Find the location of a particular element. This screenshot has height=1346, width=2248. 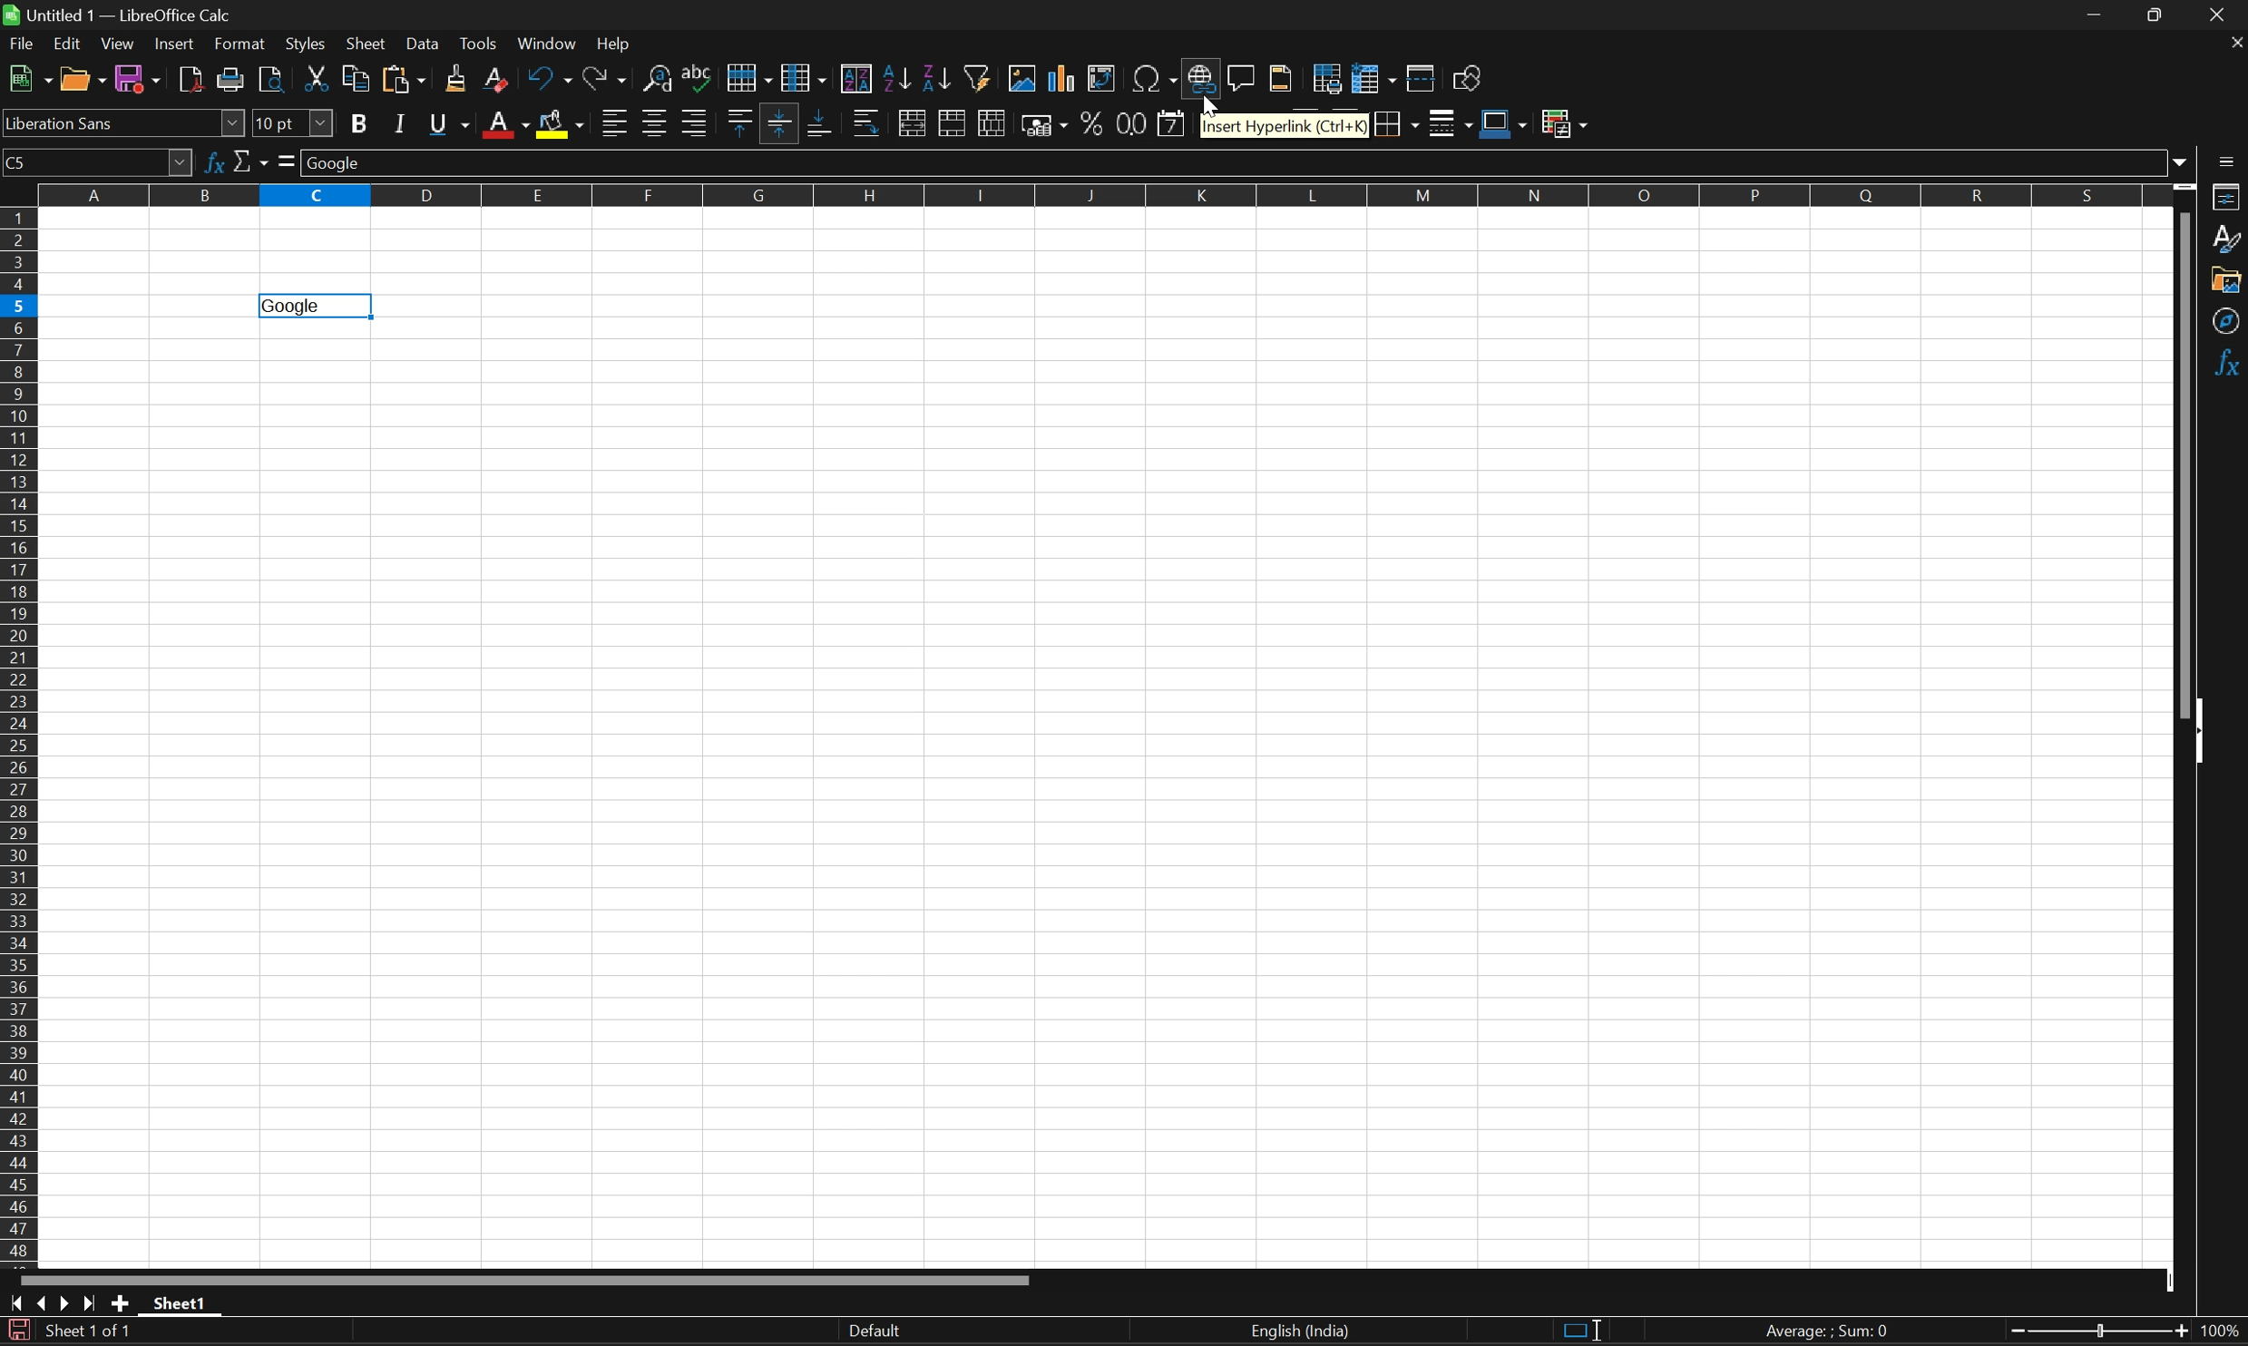

Underline is located at coordinates (452, 122).